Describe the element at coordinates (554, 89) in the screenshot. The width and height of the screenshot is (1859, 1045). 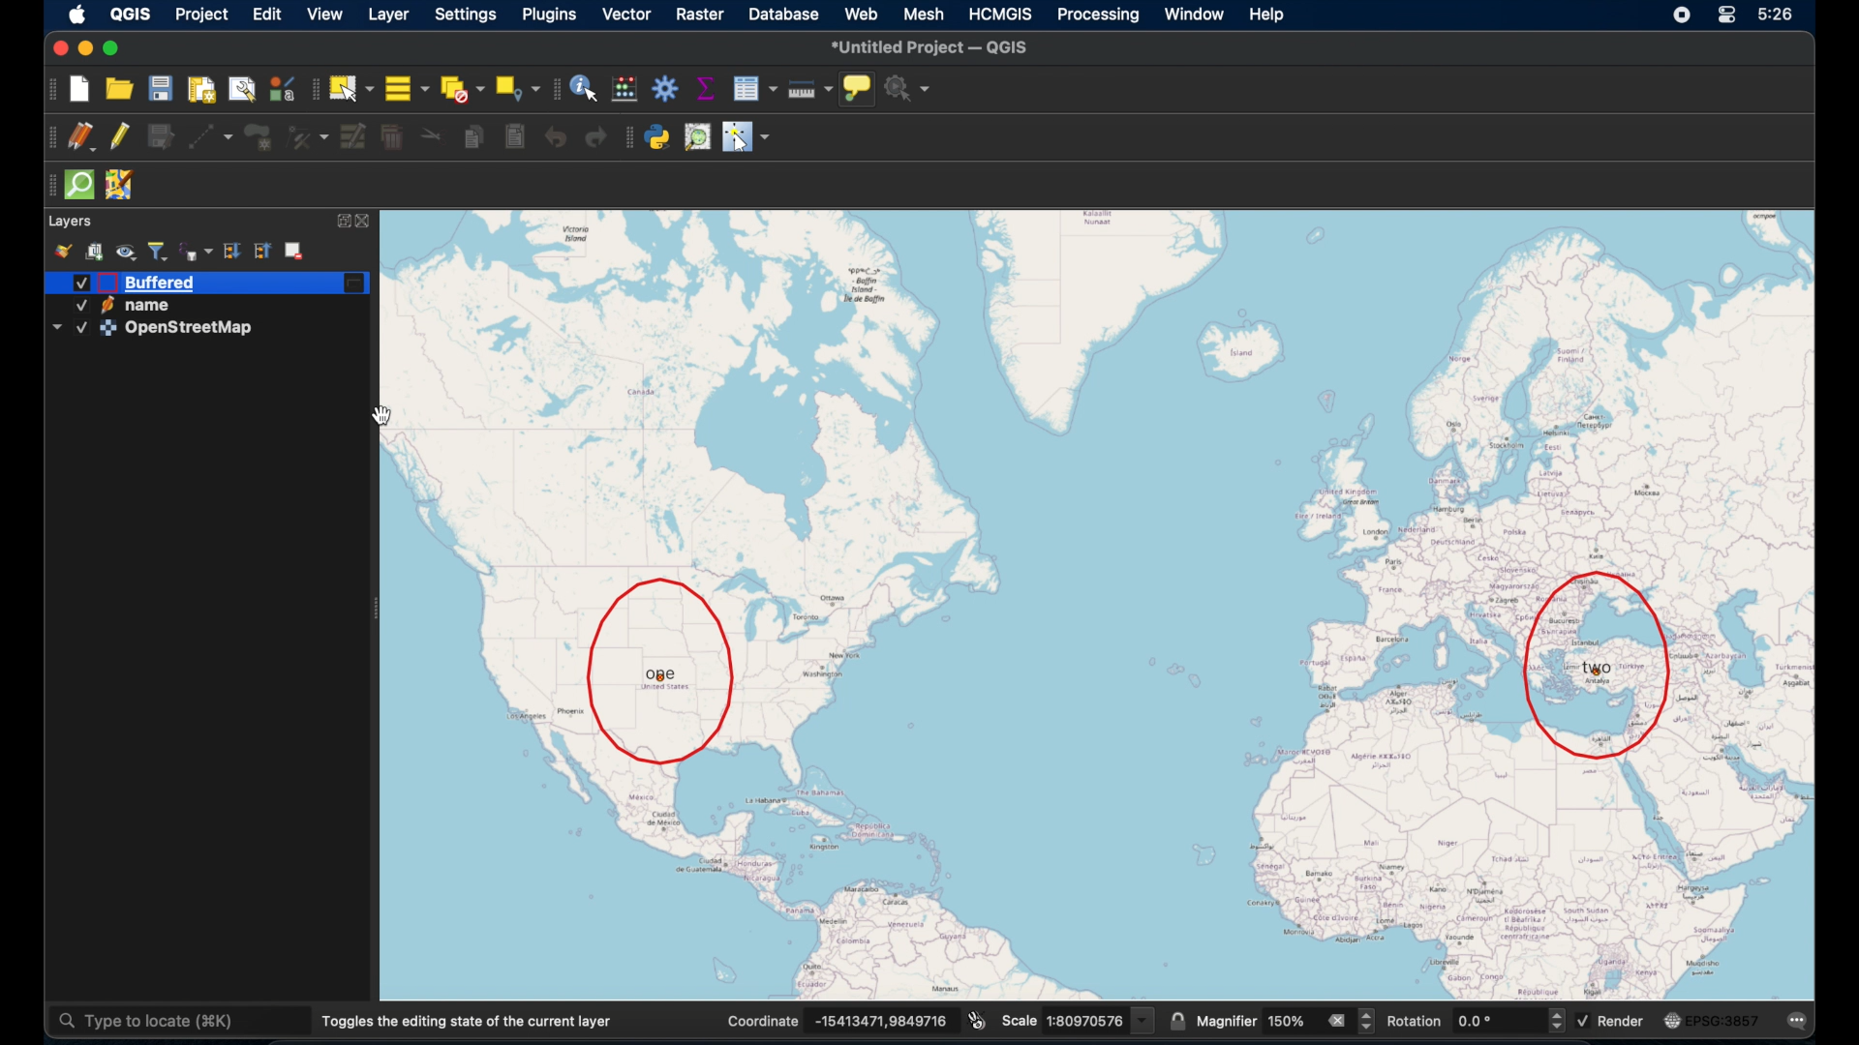
I see `attributes toolbar` at that location.